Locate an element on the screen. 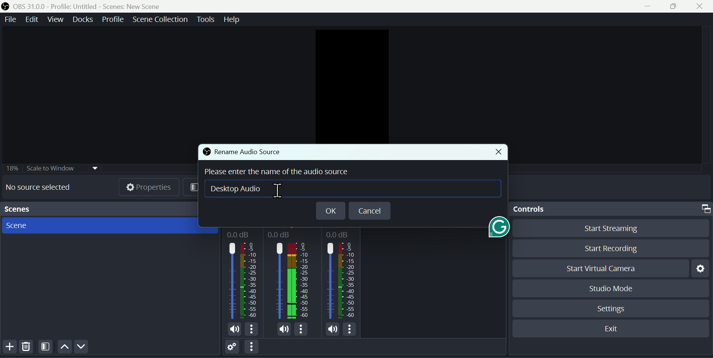 This screenshot has height=358, width=713. Edit is located at coordinates (33, 19).